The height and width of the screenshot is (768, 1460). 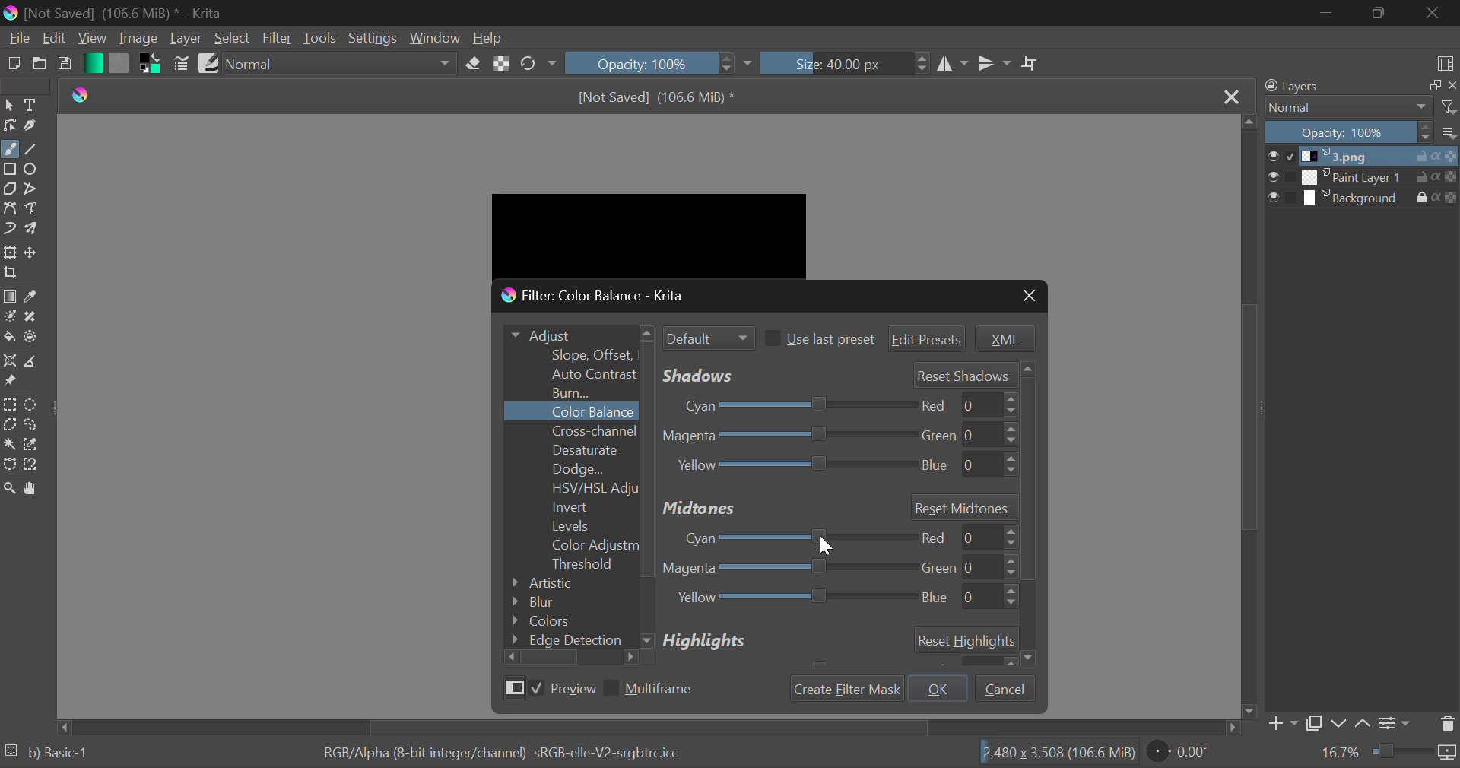 What do you see at coordinates (17, 39) in the screenshot?
I see `File` at bounding box center [17, 39].